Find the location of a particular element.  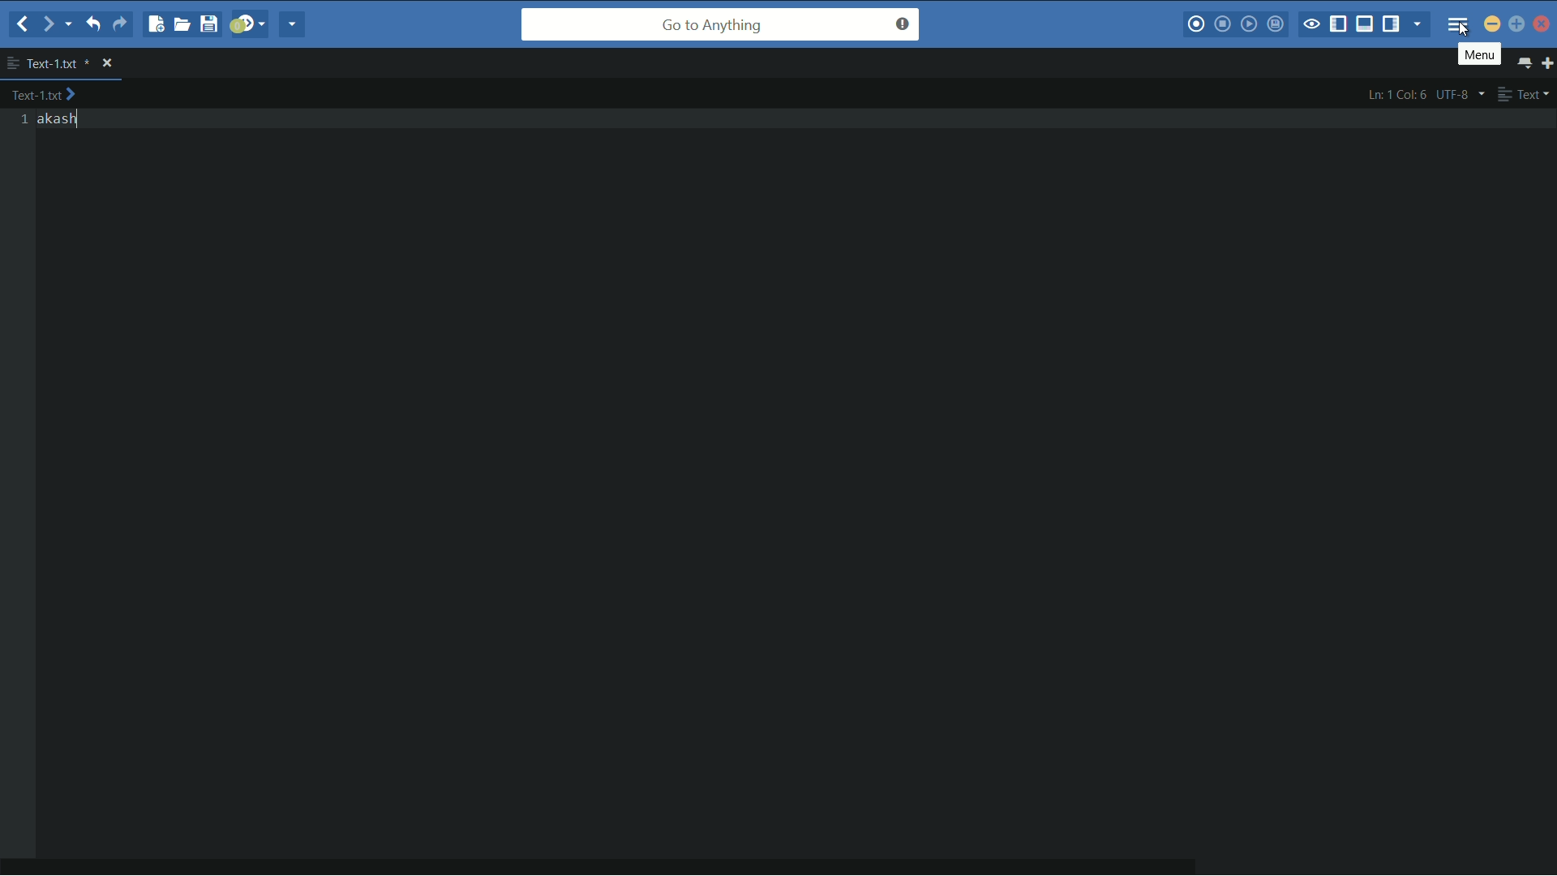

record macro is located at coordinates (1198, 24).